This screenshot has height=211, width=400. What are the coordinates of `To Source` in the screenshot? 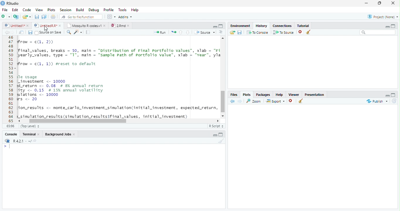 It's located at (283, 32).